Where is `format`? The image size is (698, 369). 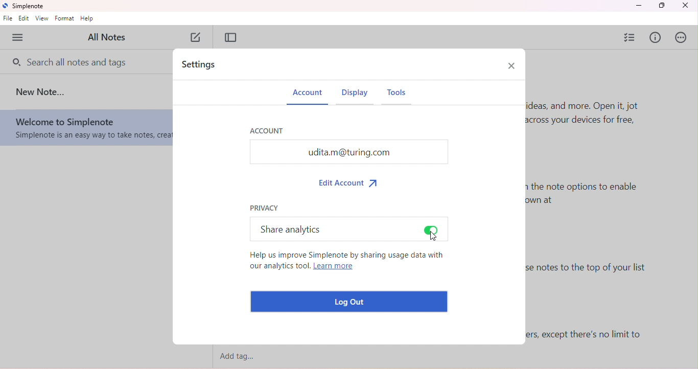
format is located at coordinates (64, 18).